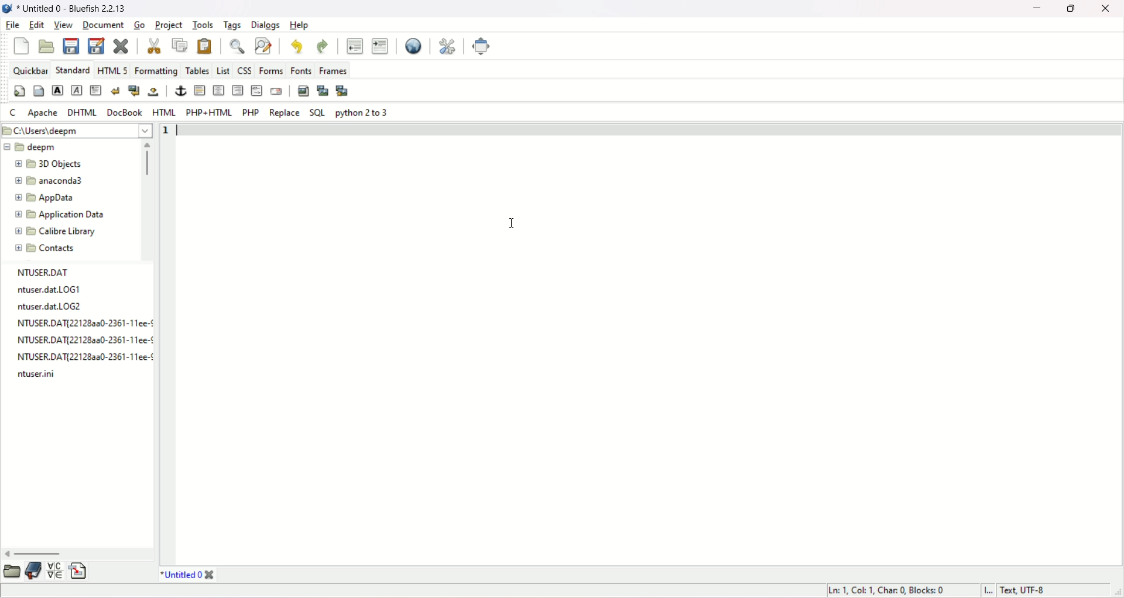 The width and height of the screenshot is (1124, 598). What do you see at coordinates (446, 46) in the screenshot?
I see `preferences` at bounding box center [446, 46].